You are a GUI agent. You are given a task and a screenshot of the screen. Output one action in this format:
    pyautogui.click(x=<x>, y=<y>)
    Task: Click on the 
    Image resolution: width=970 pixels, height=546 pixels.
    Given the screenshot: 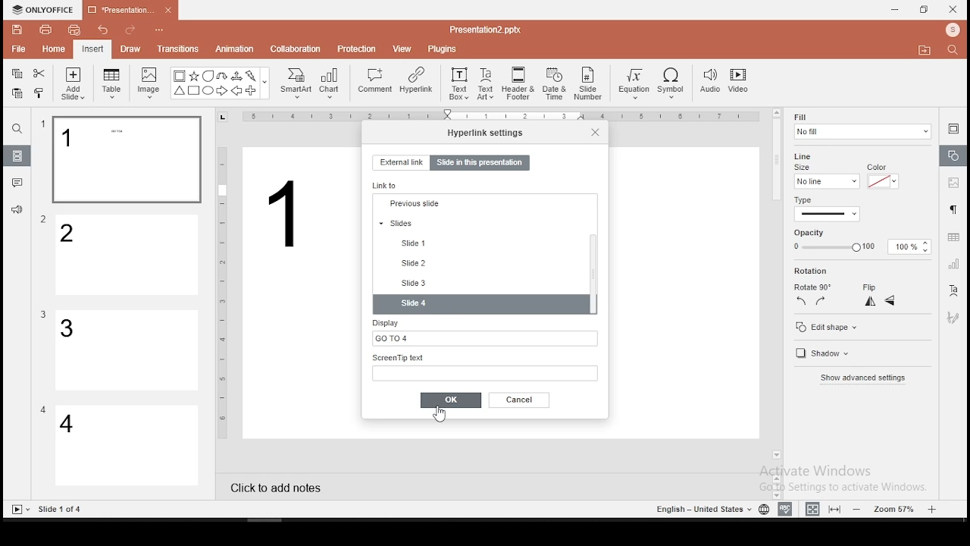 What is the action you would take?
    pyautogui.click(x=160, y=30)
    